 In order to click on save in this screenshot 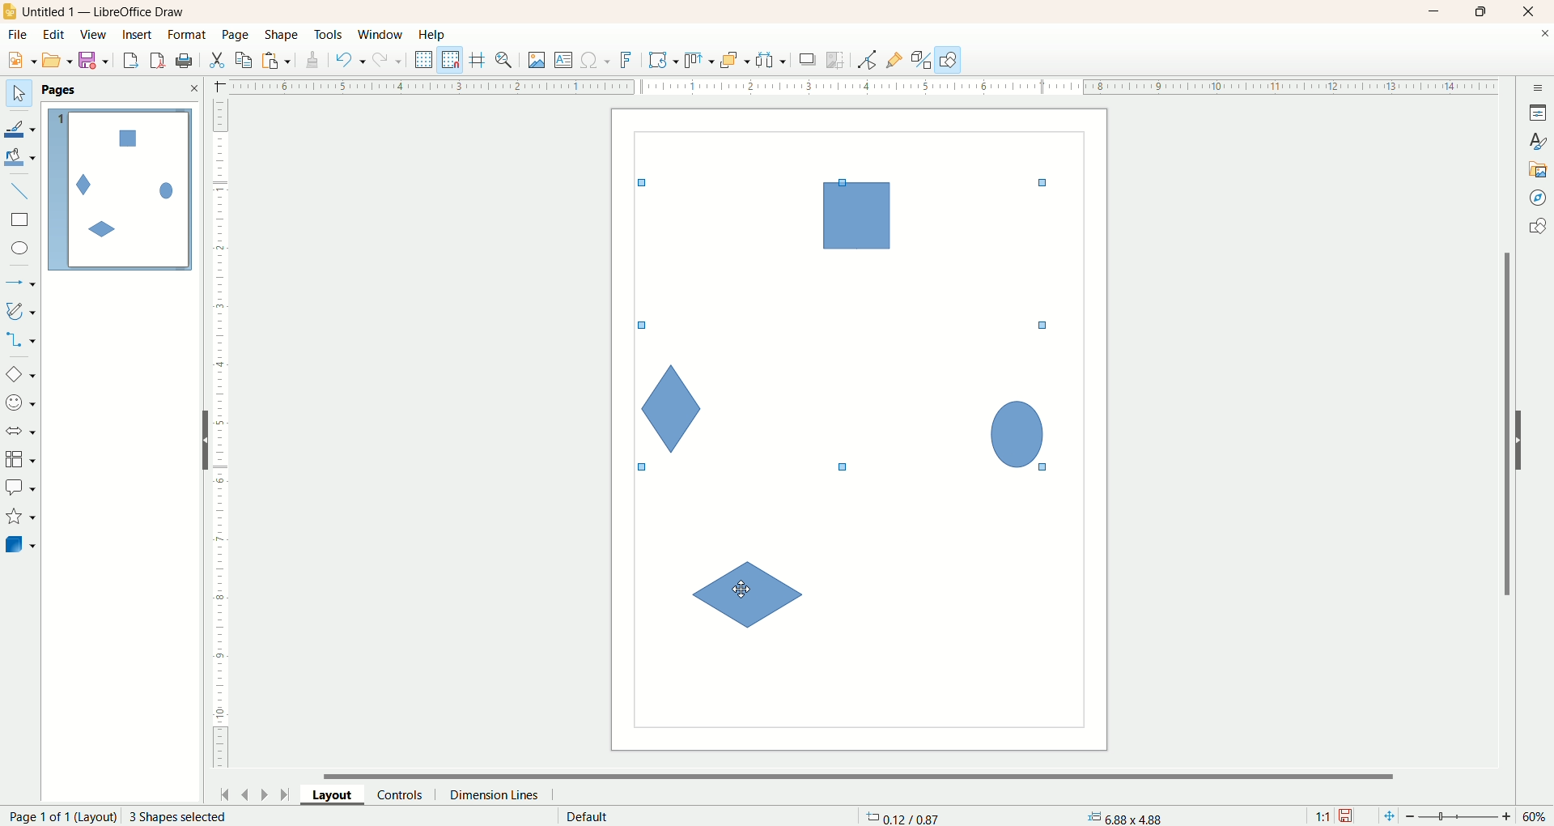, I will do `click(1348, 816)`.